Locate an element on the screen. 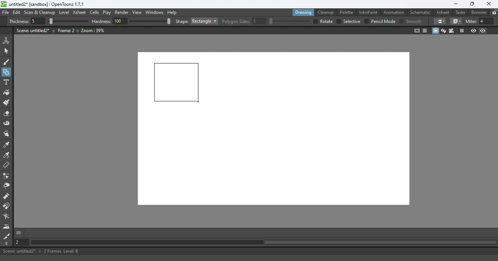 The height and width of the screenshot is (261, 498). slider is located at coordinates (68, 22).